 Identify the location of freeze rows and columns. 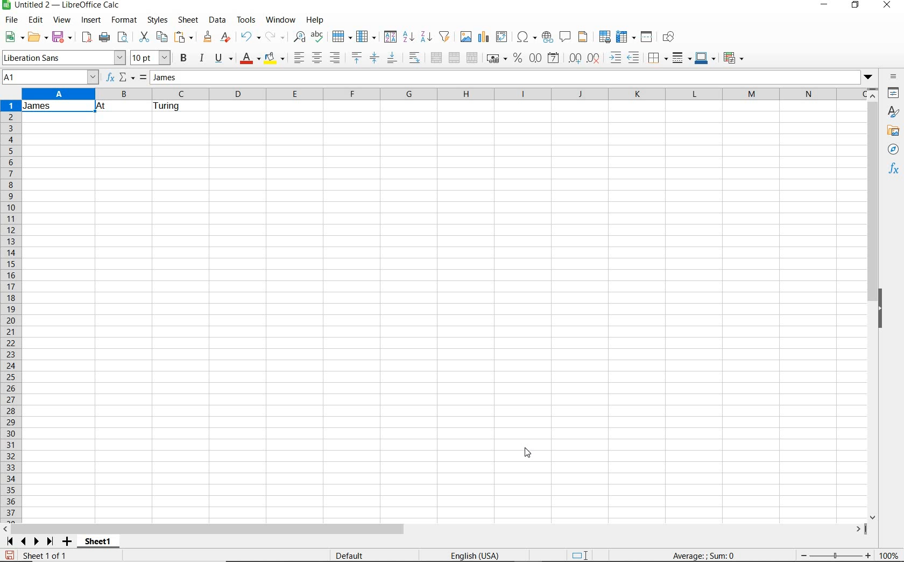
(626, 37).